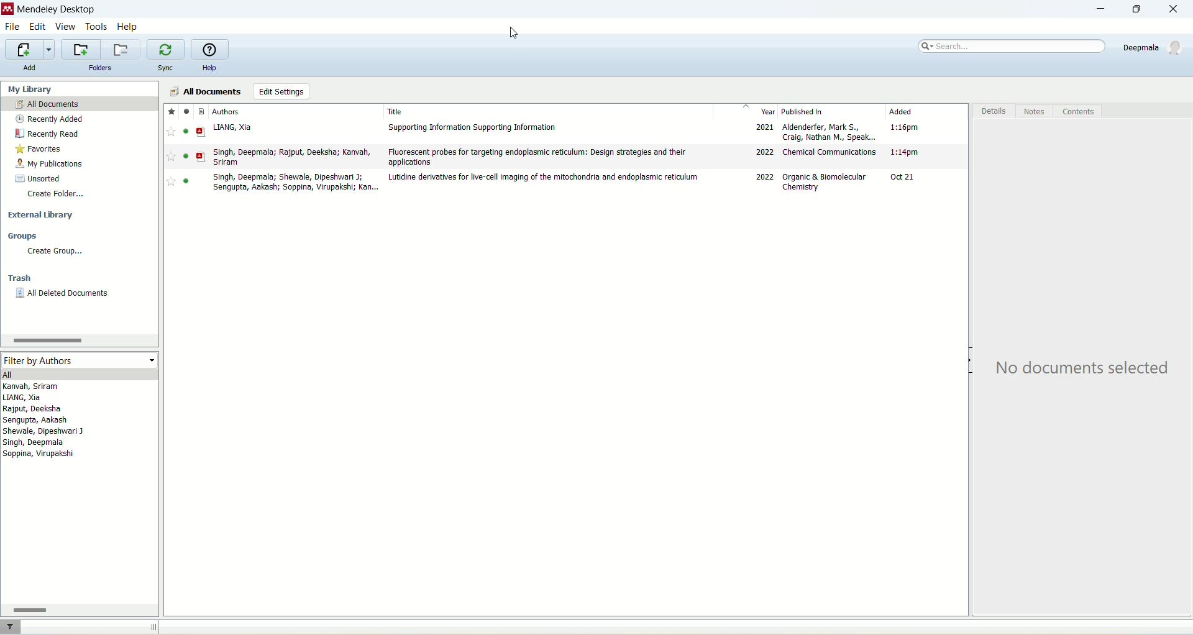 Image resolution: width=1193 pixels, height=635 pixels. What do you see at coordinates (926, 113) in the screenshot?
I see `added` at bounding box center [926, 113].